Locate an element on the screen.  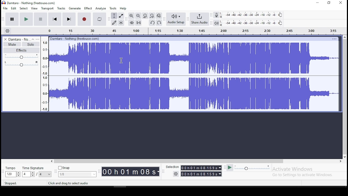
generate is located at coordinates (75, 9).